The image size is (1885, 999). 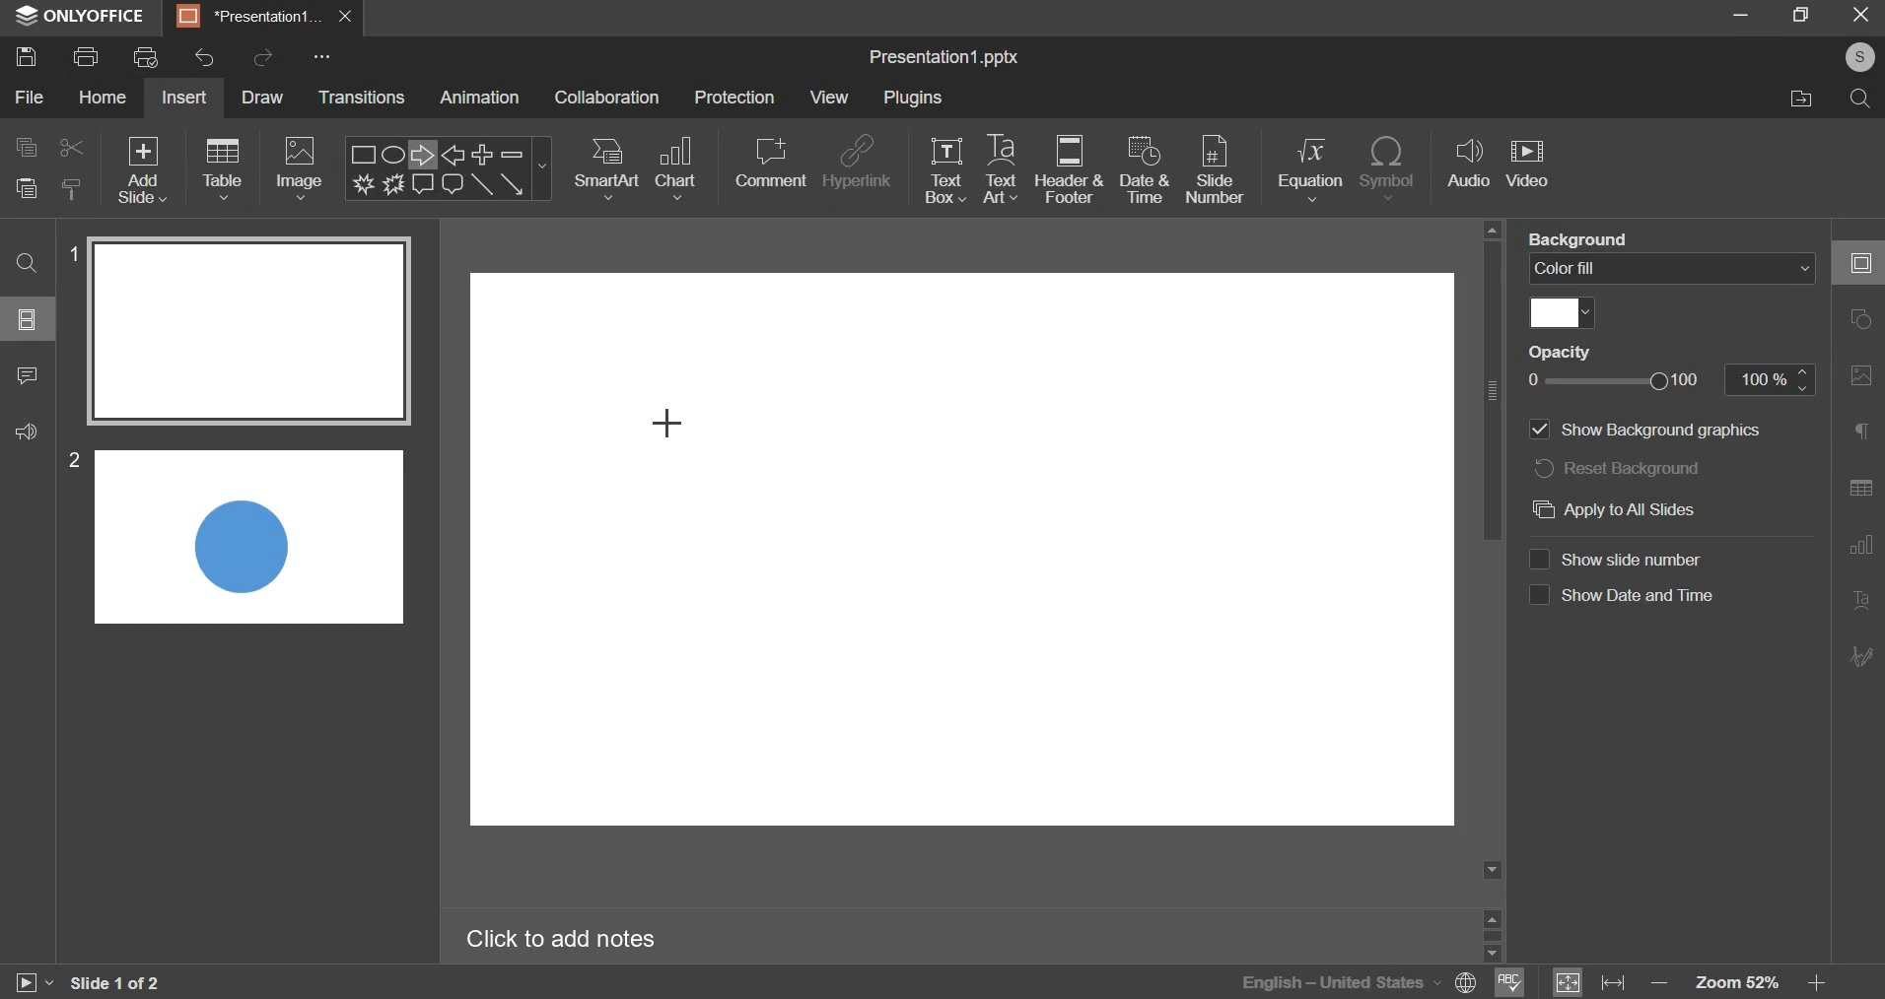 I want to click on select fill color, so click(x=1564, y=312).